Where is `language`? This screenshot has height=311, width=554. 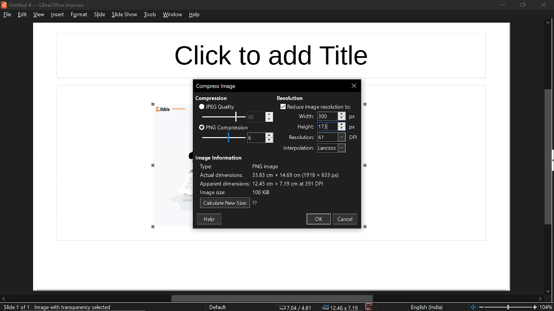 language is located at coordinates (428, 308).